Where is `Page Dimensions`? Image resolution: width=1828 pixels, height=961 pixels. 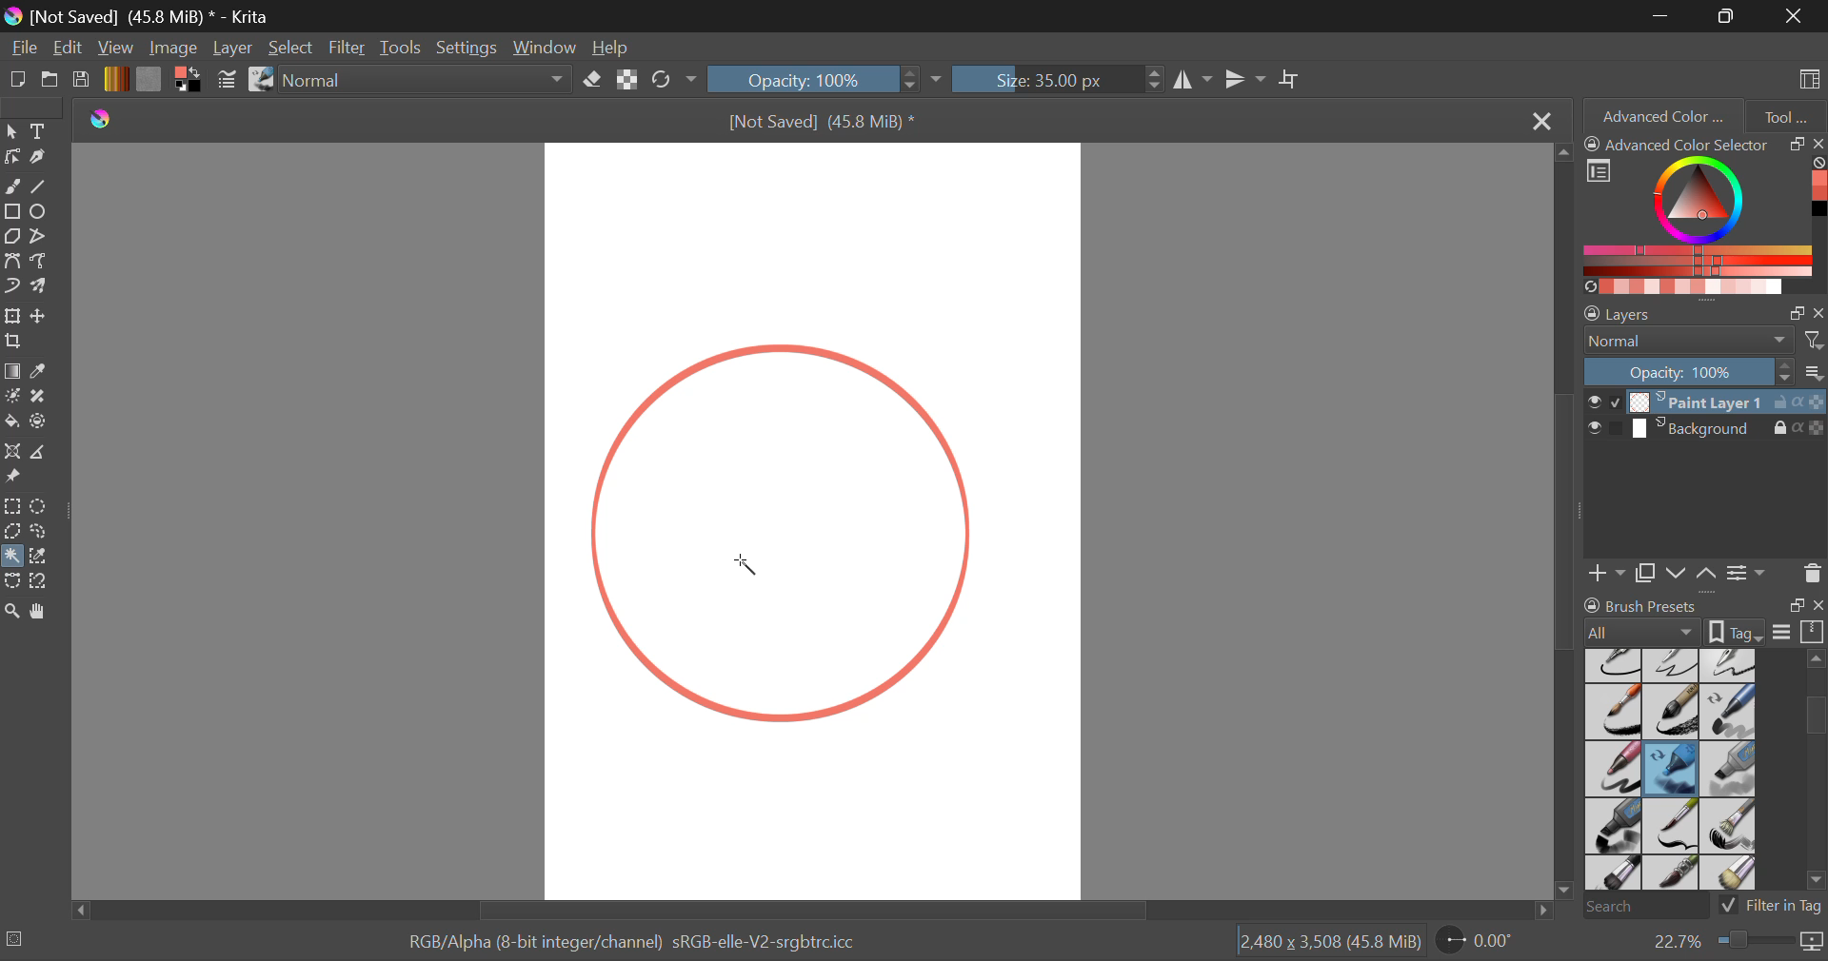
Page Dimensions is located at coordinates (1335, 942).